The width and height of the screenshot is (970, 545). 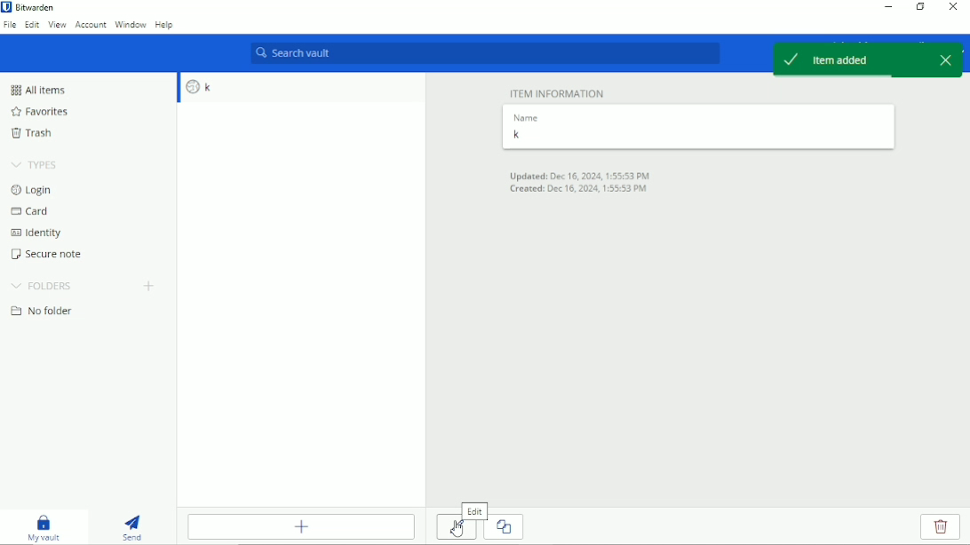 I want to click on View, so click(x=58, y=26).